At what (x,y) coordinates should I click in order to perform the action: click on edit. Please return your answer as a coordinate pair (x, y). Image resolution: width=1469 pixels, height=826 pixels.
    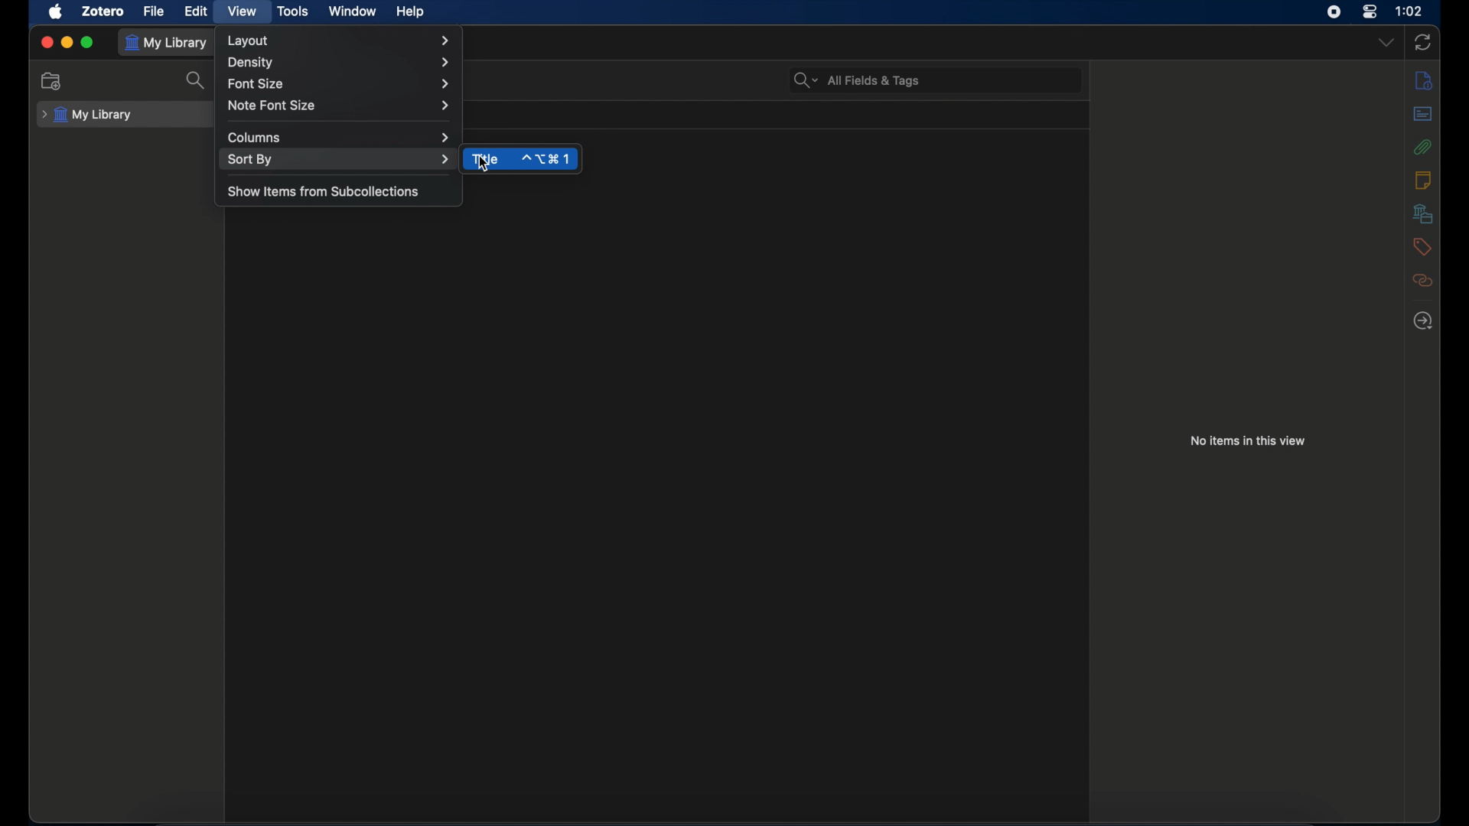
    Looking at the image, I should click on (197, 11).